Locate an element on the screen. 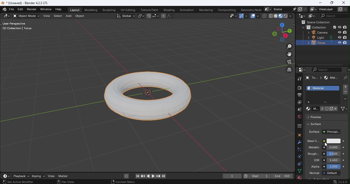 The height and width of the screenshot is (184, 350). Move the view is located at coordinates (289, 54).